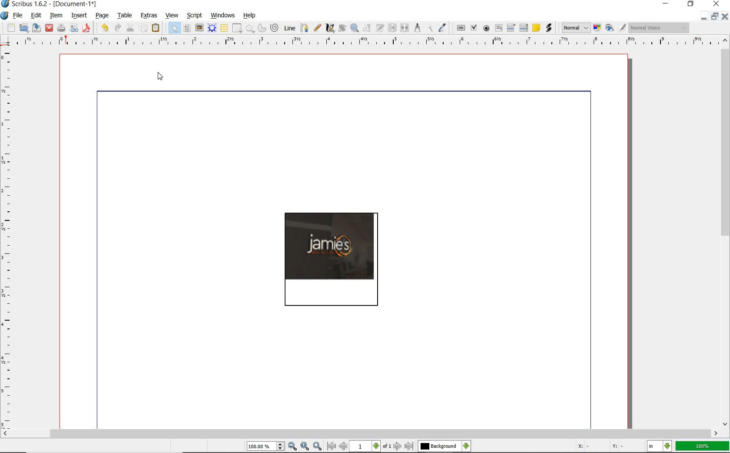 The image size is (730, 453). Describe the element at coordinates (393, 27) in the screenshot. I see `link text frames` at that location.